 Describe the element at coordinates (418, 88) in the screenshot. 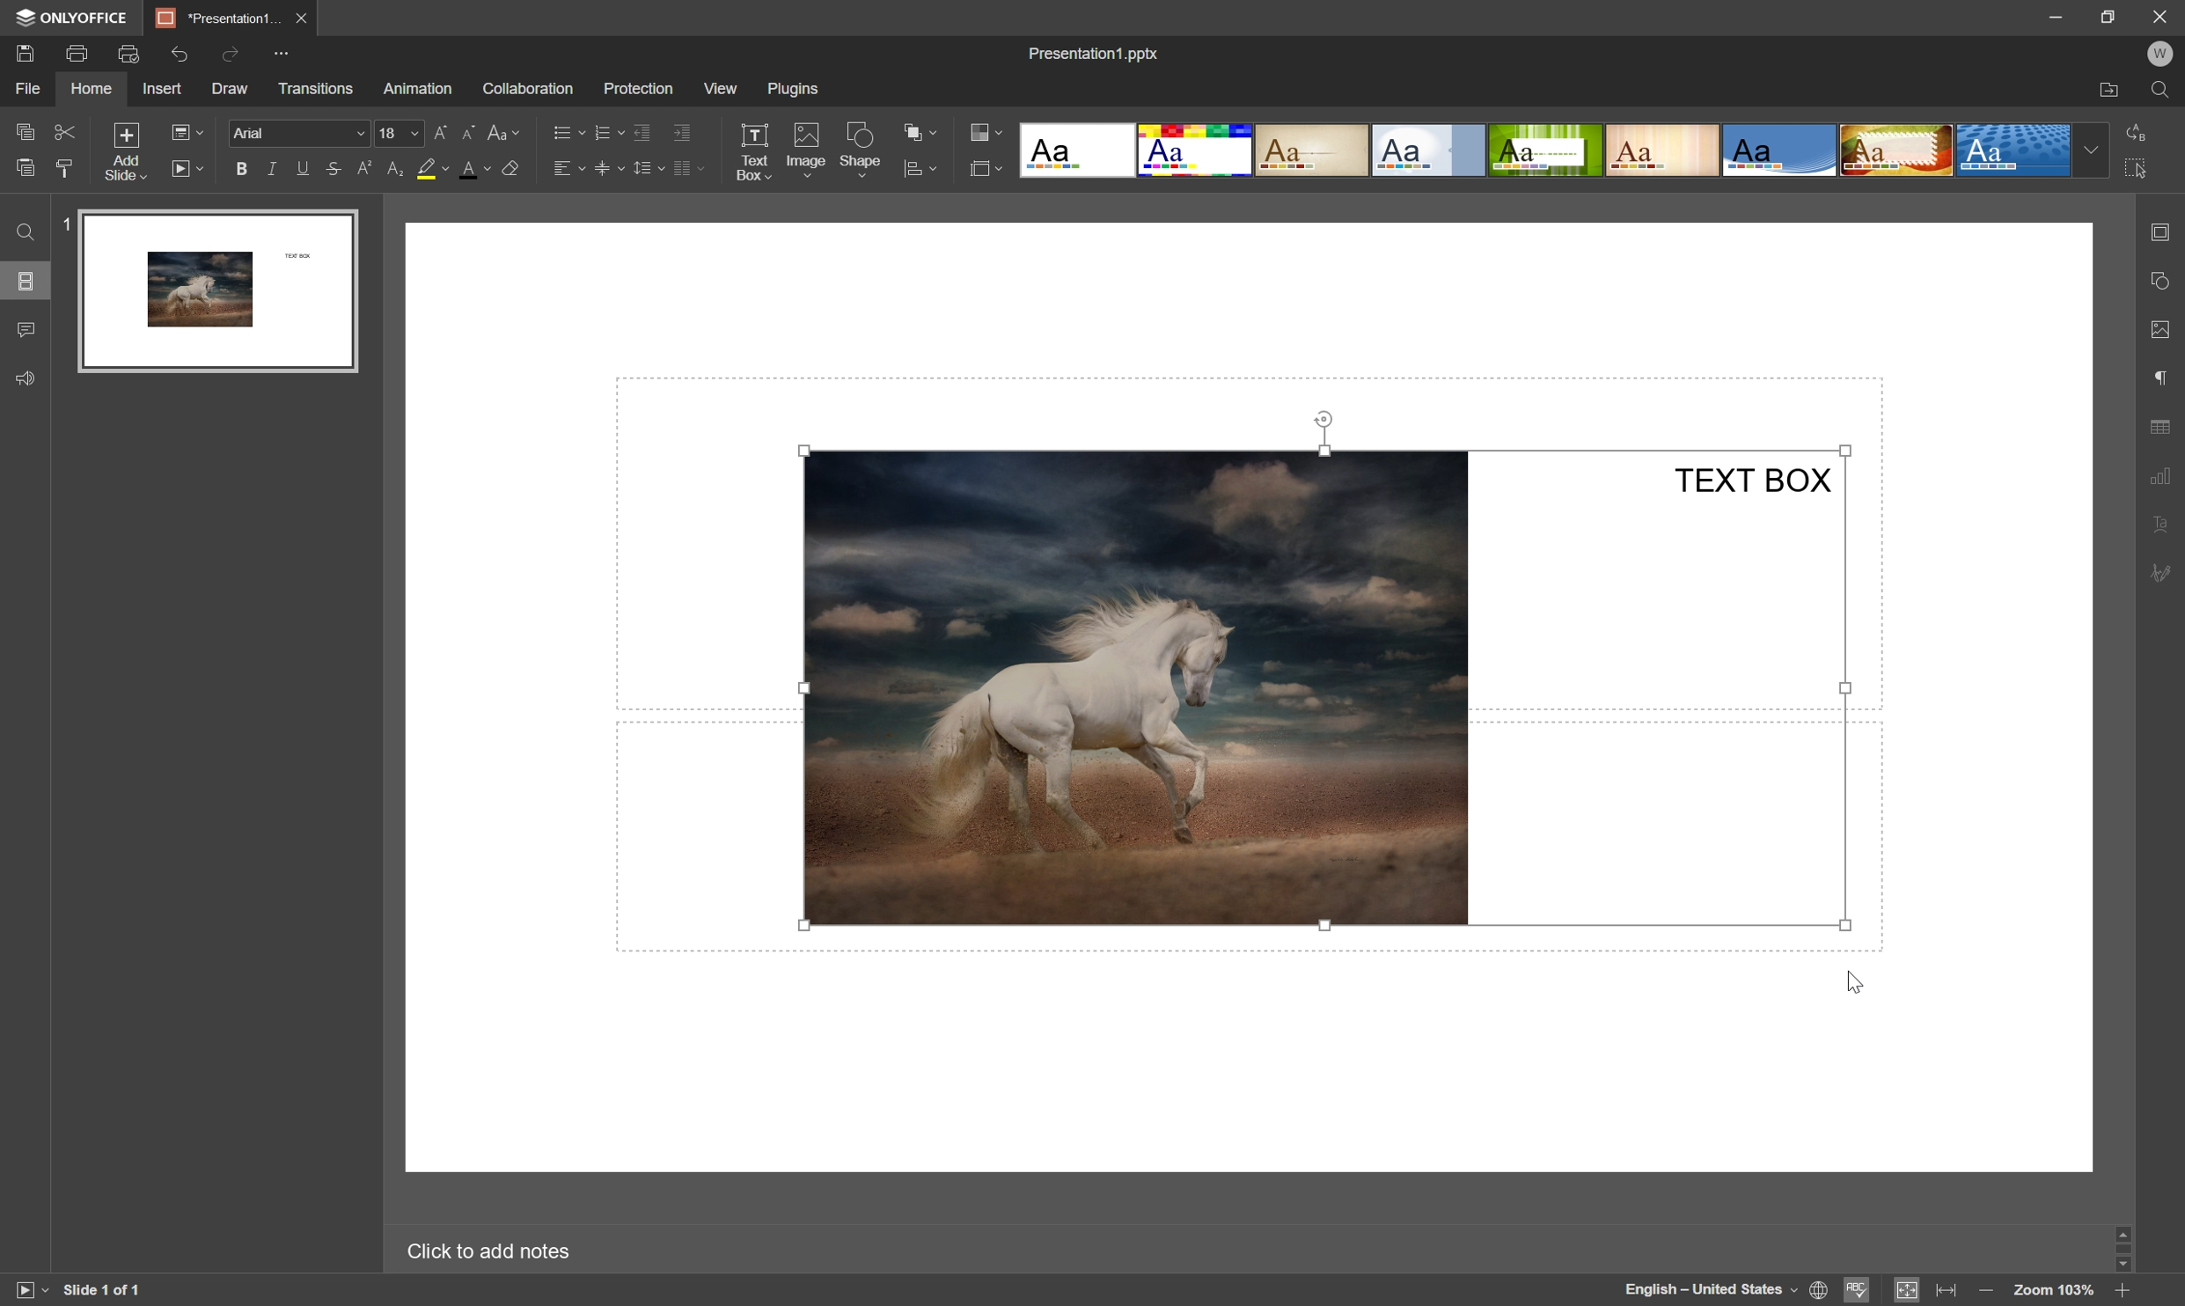

I see `animation` at that location.